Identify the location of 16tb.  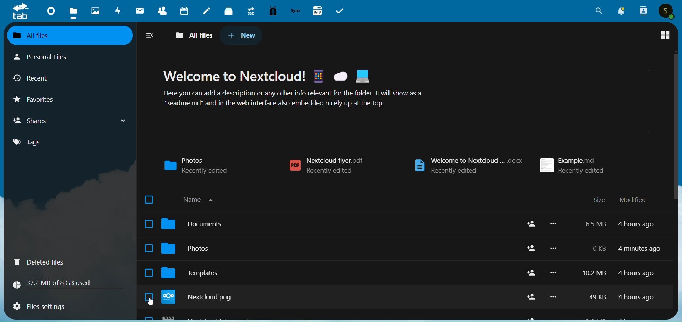
(319, 10).